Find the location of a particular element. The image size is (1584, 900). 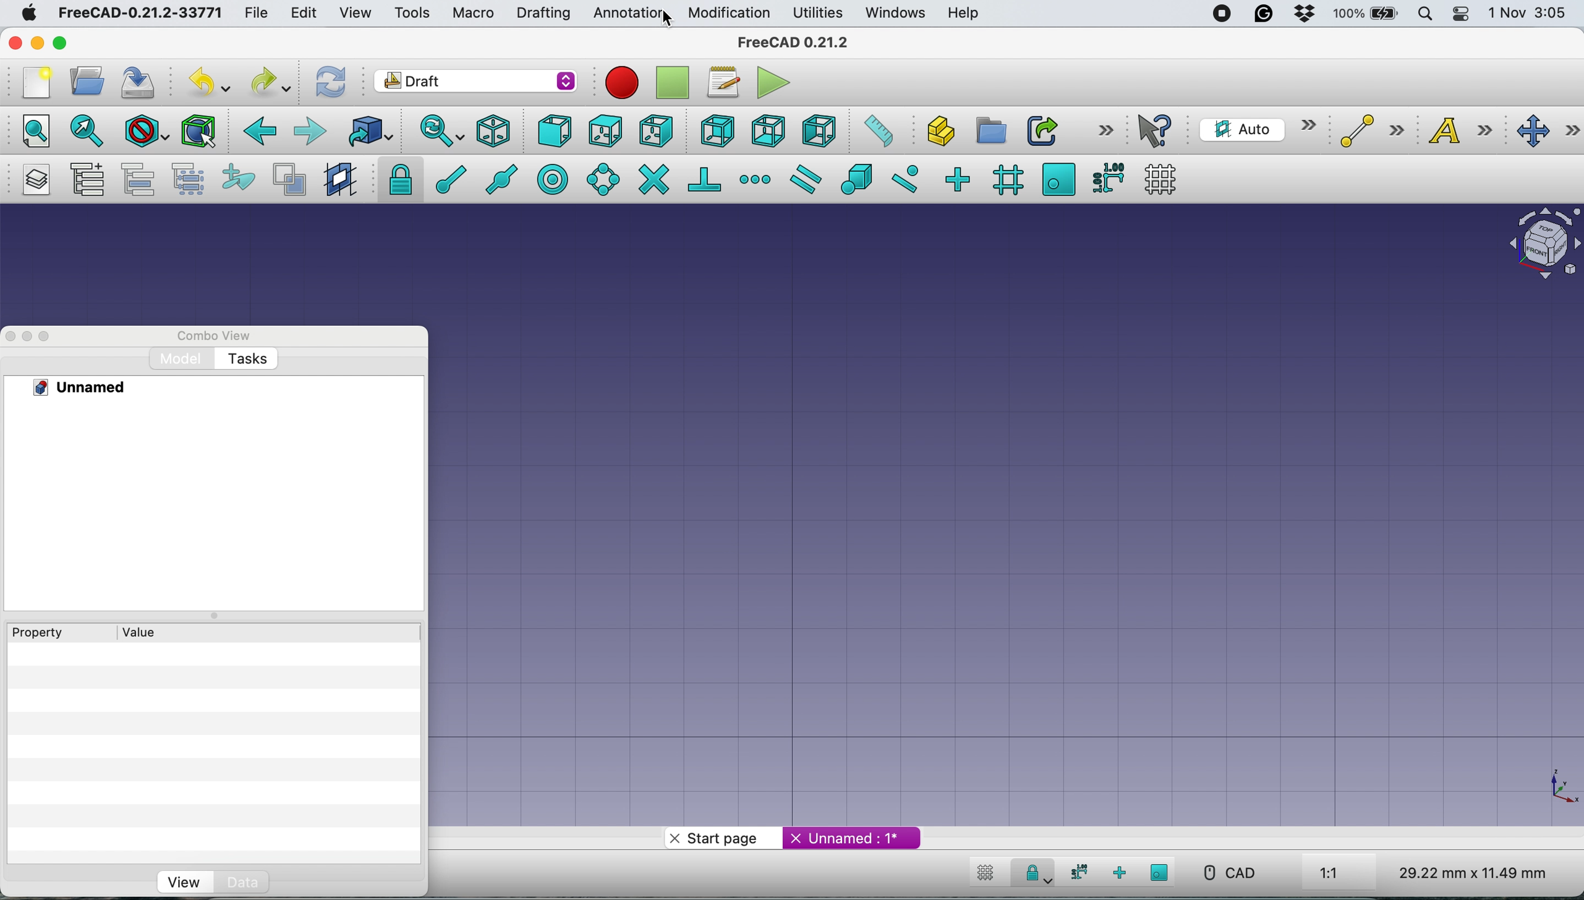

rear is located at coordinates (715, 130).